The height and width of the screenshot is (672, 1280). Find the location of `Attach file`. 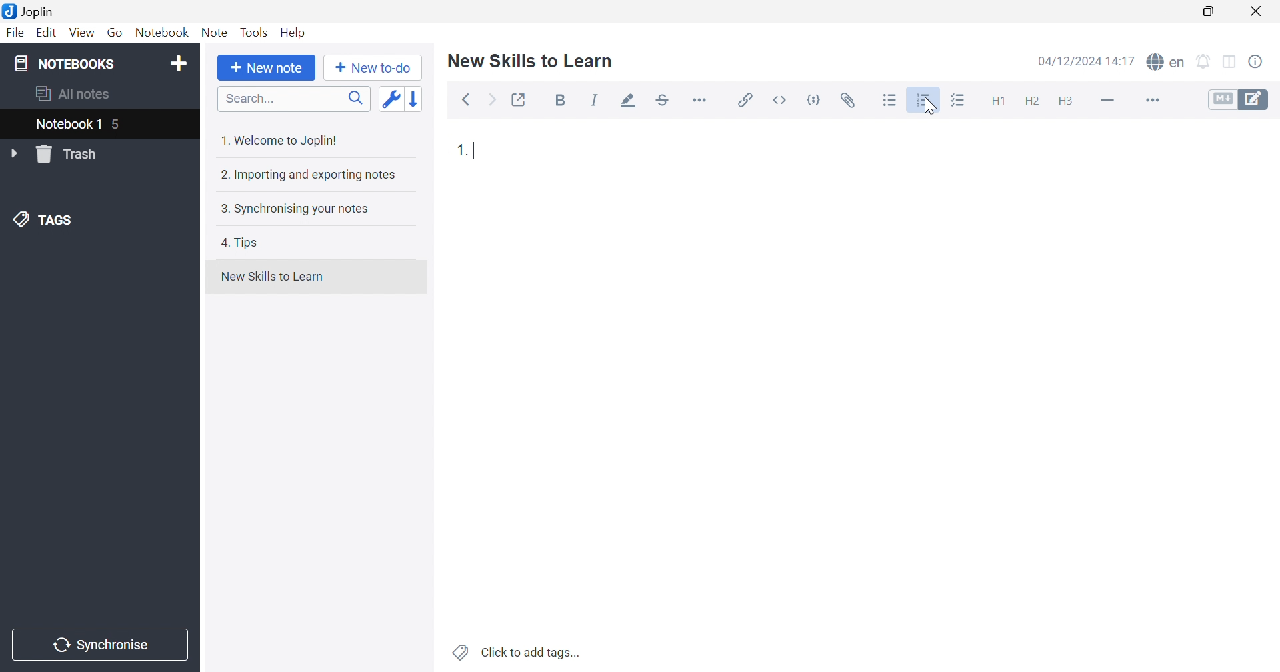

Attach file is located at coordinates (848, 101).